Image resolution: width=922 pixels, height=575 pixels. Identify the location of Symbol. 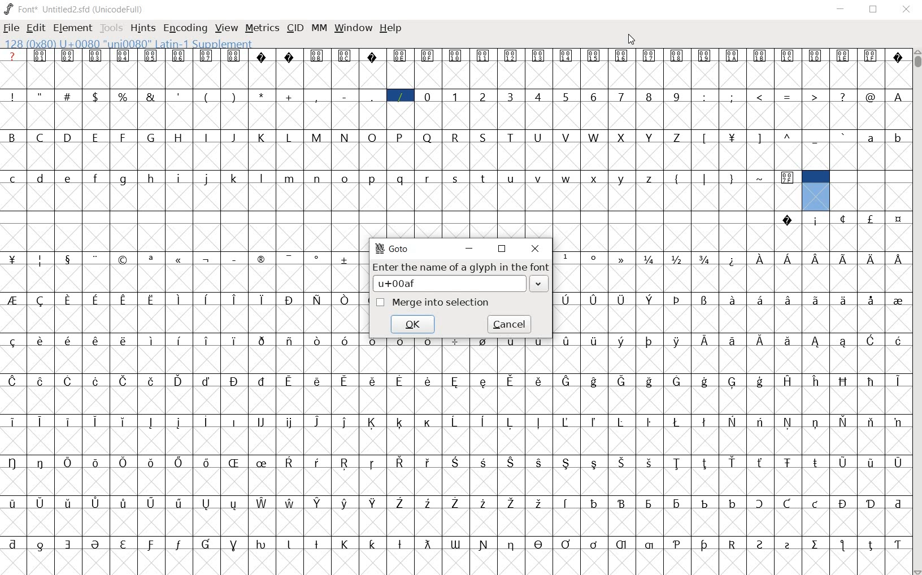
(208, 503).